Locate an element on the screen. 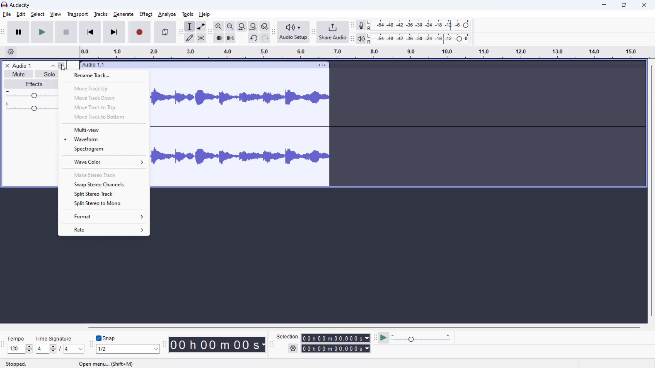  track title is located at coordinates (22, 65).